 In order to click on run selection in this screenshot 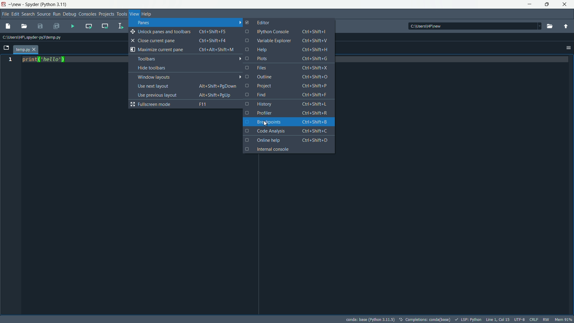, I will do `click(120, 26)`.